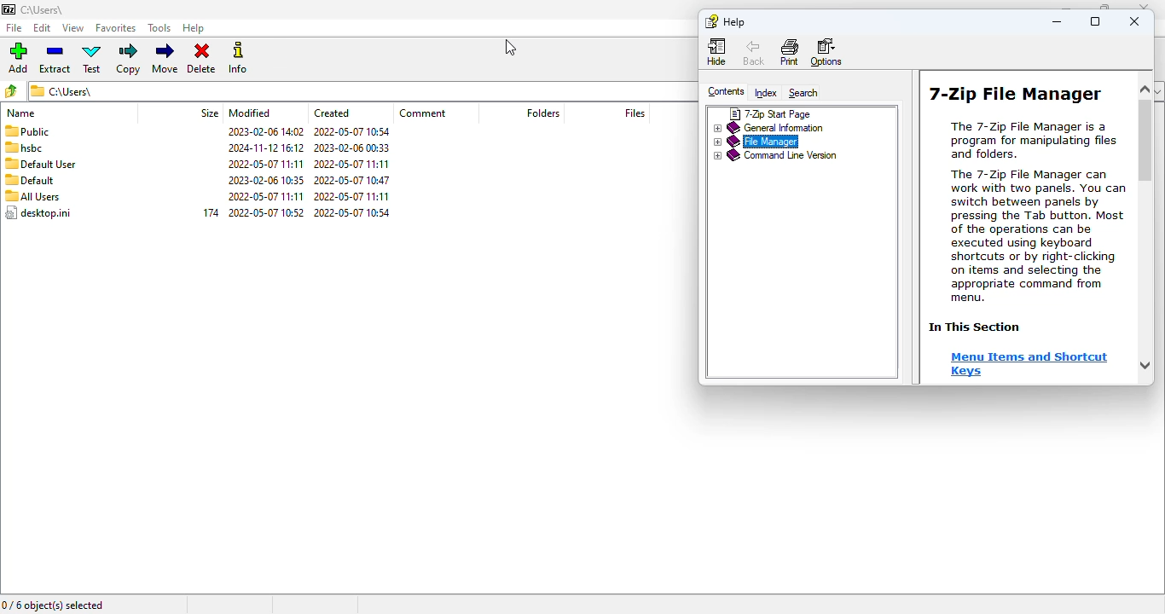  Describe the element at coordinates (803, 94) in the screenshot. I see `search` at that location.